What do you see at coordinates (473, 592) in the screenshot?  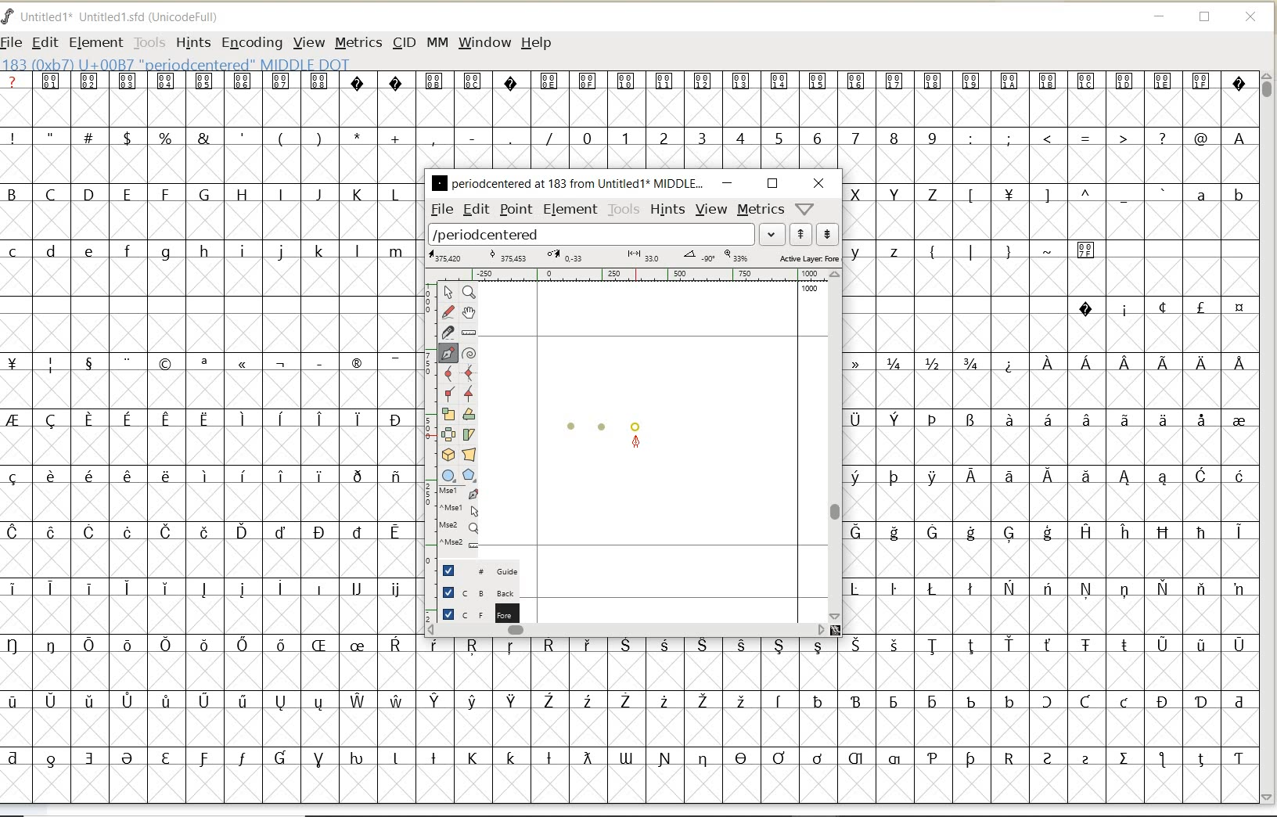 I see `background` at bounding box center [473, 592].